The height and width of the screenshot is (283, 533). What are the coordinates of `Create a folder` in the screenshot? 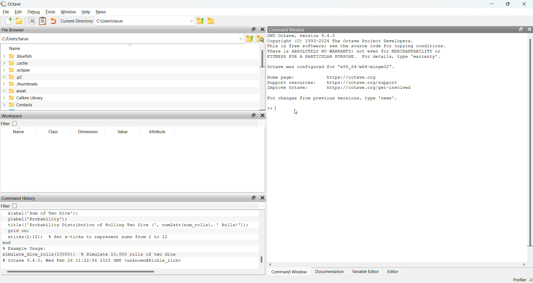 It's located at (212, 21).